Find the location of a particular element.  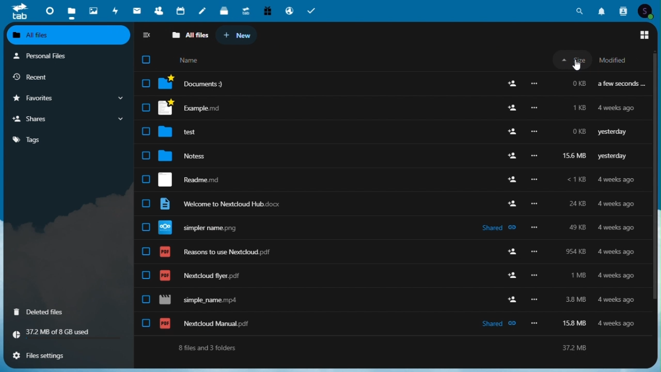

Share is located at coordinates (69, 118).